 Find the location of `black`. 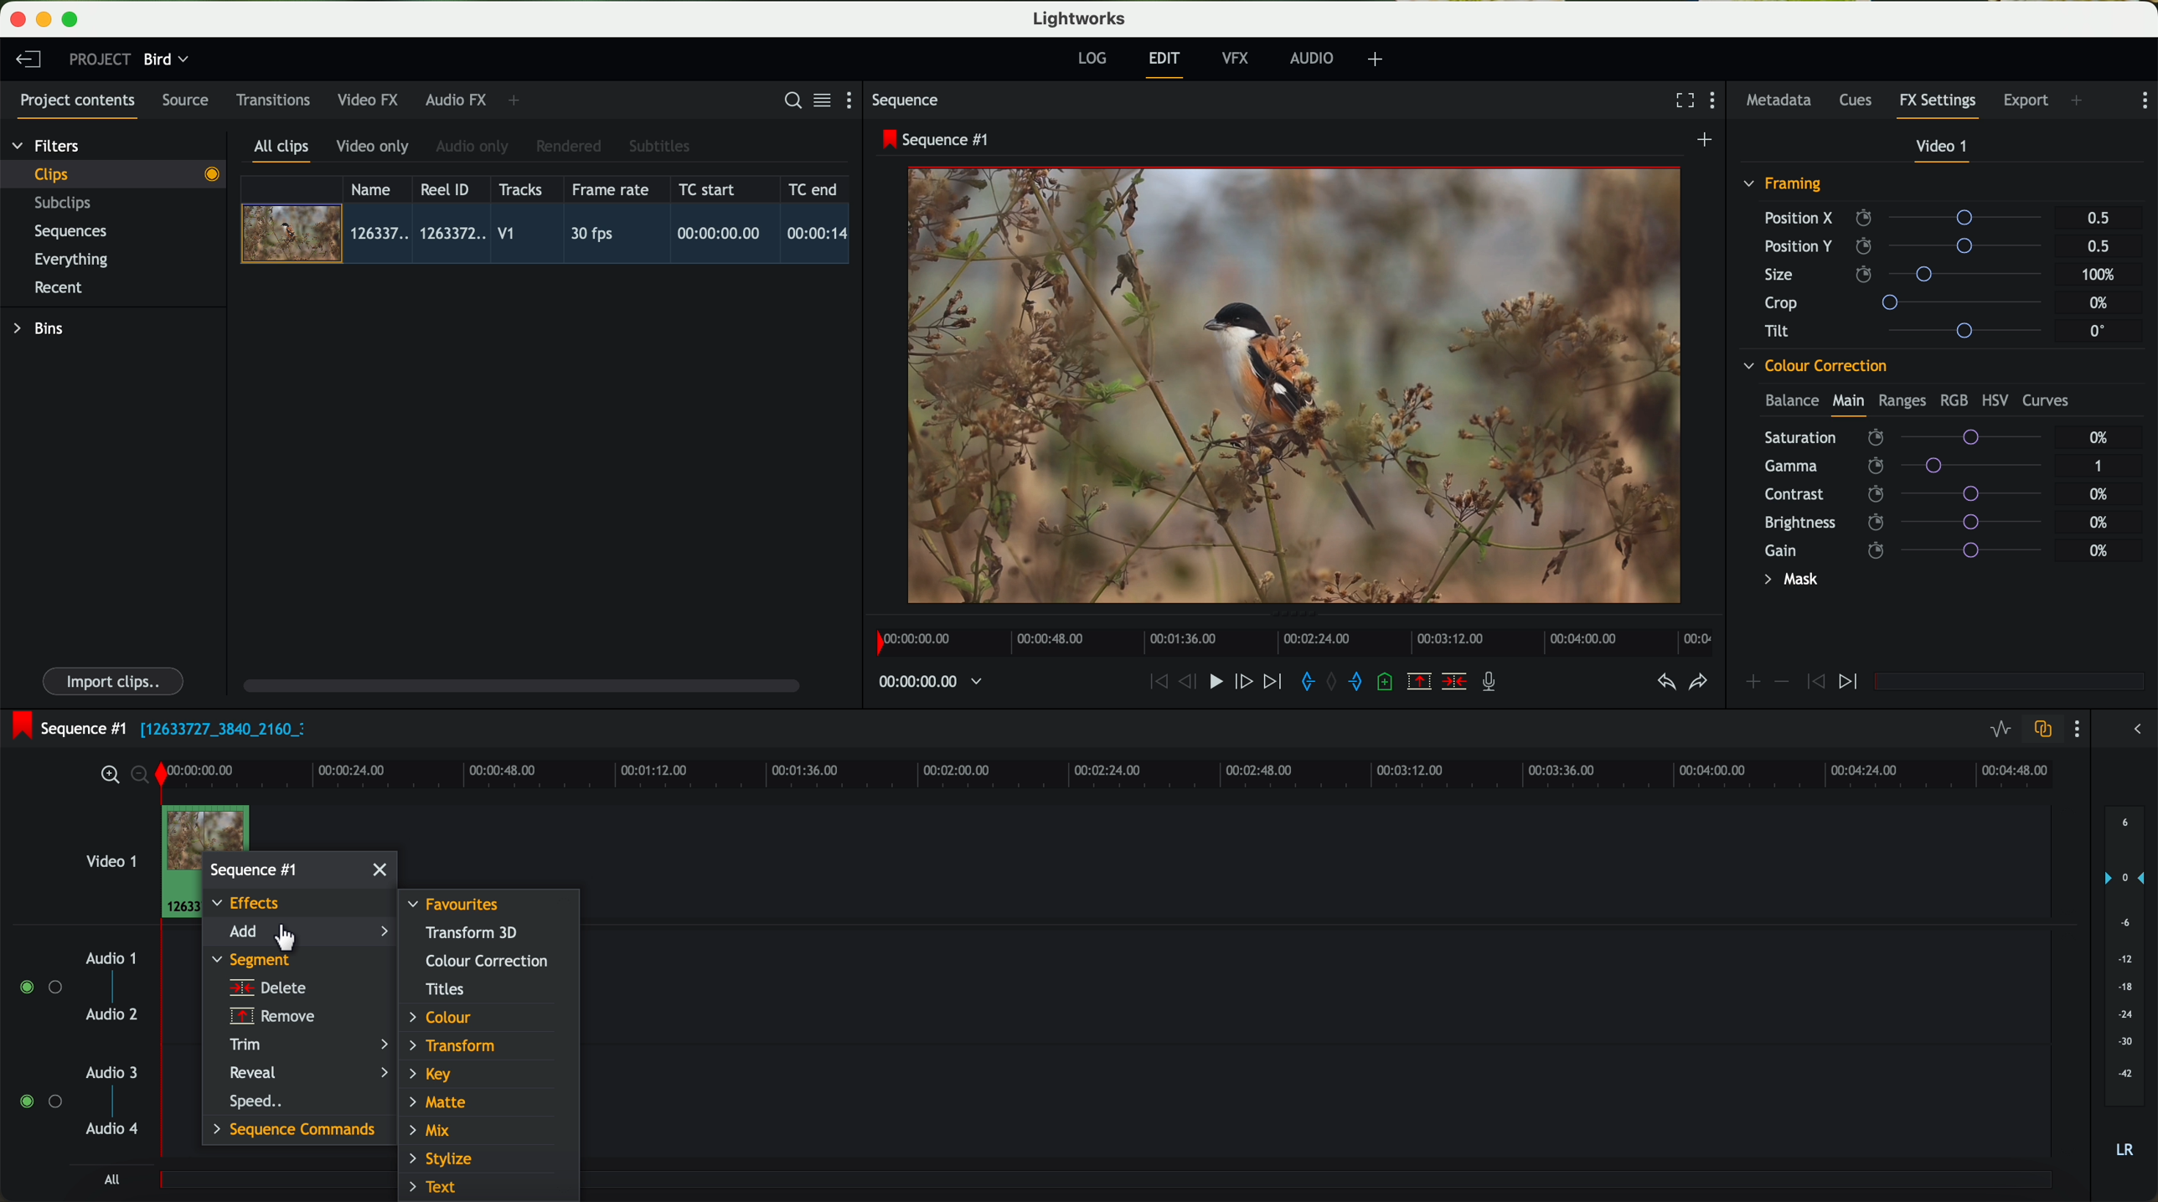

black is located at coordinates (216, 727).